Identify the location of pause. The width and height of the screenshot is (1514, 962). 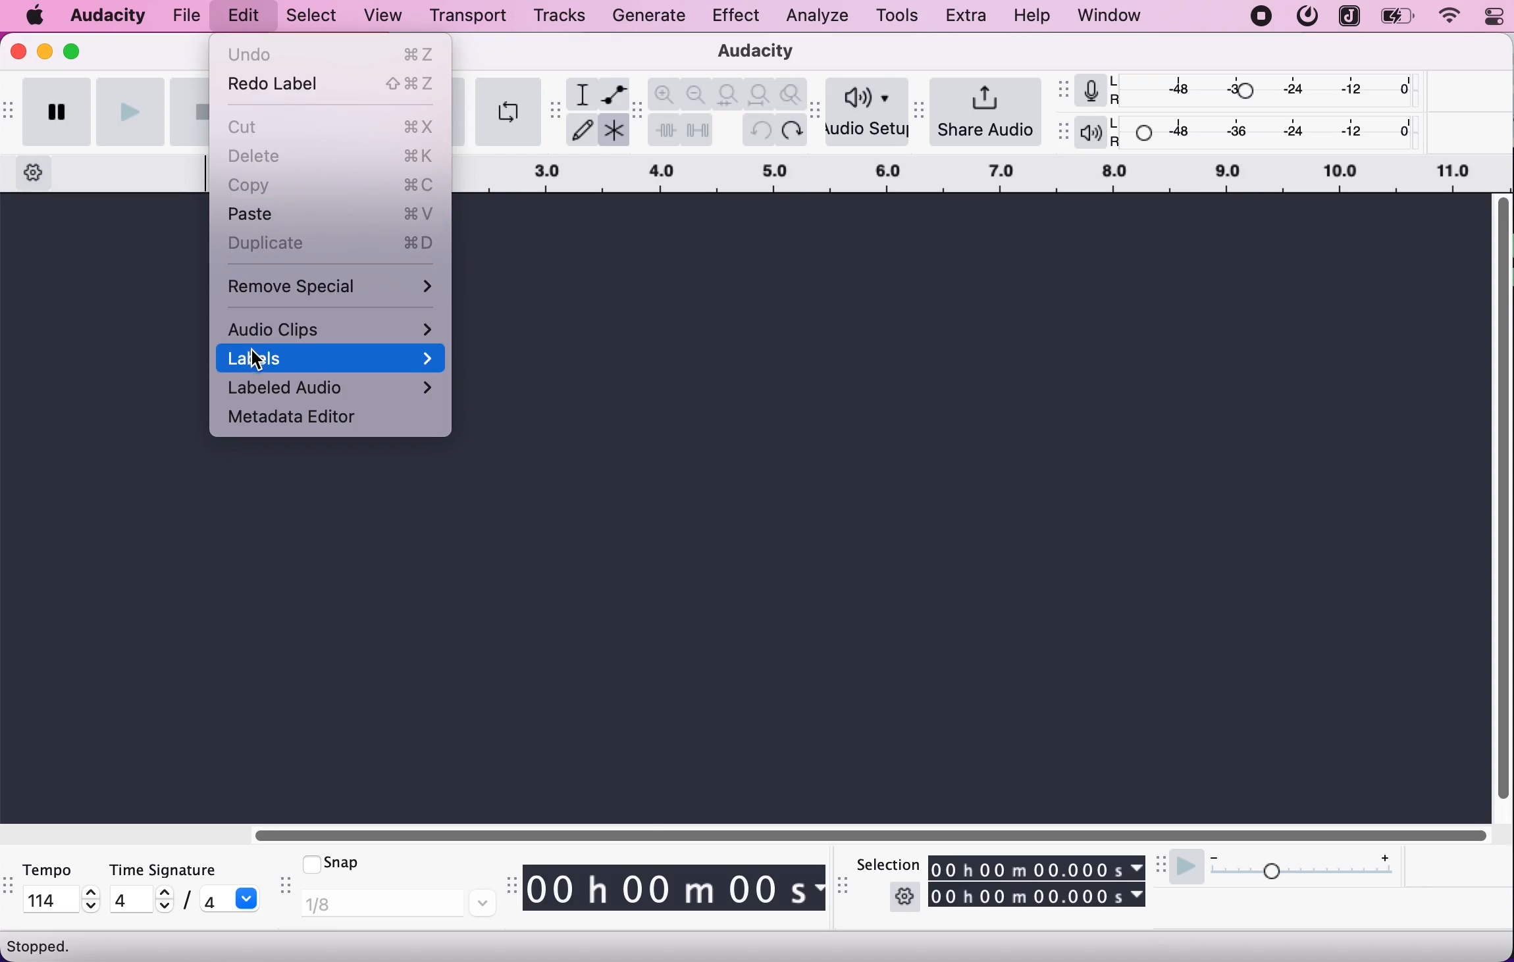
(58, 112).